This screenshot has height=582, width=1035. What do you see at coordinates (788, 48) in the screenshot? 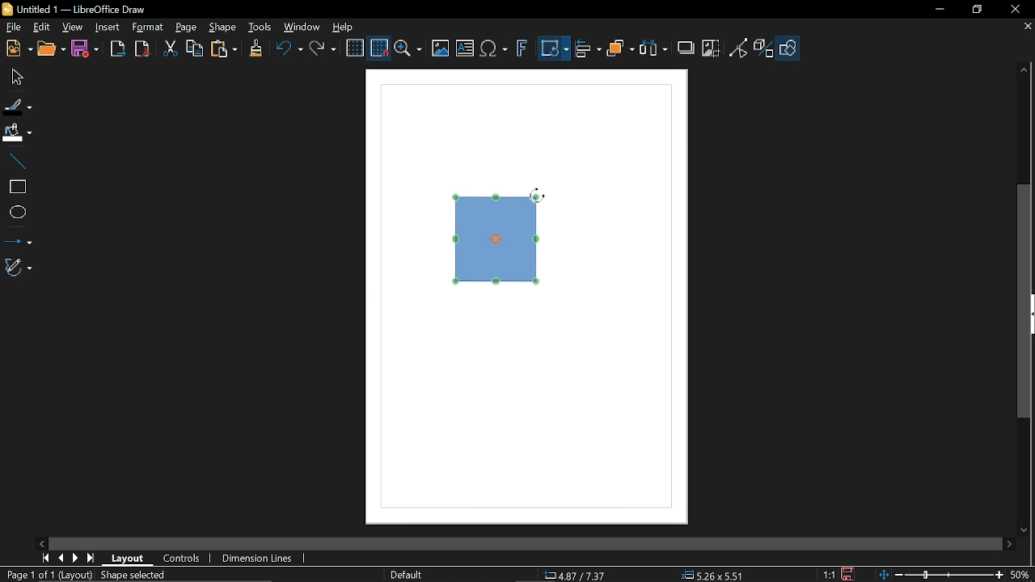
I see `Shapes` at bounding box center [788, 48].